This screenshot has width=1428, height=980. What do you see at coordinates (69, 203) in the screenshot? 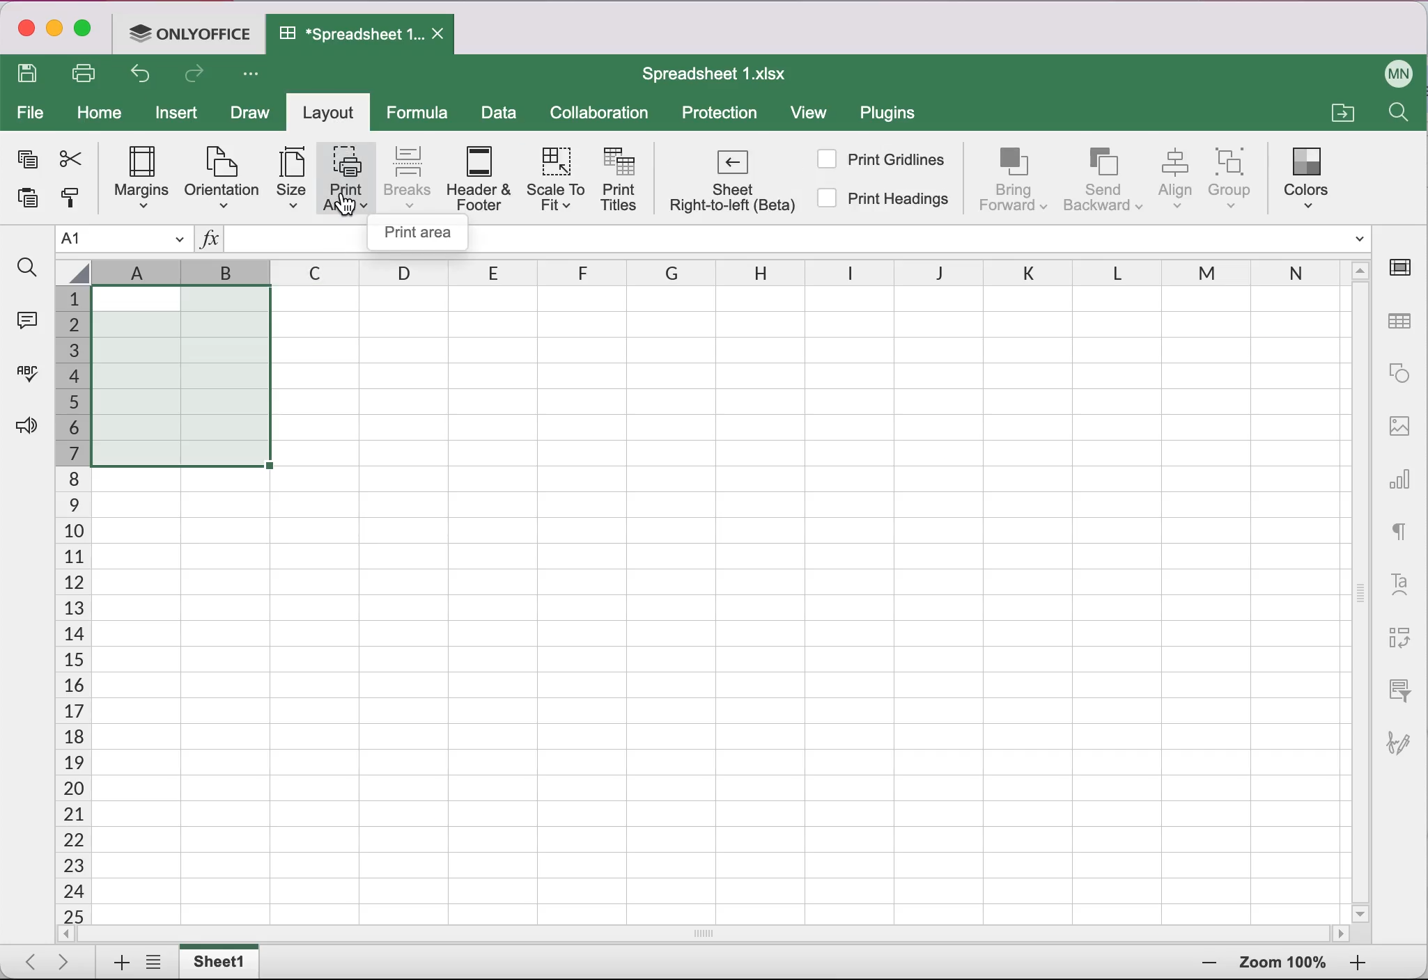
I see `copy style` at bounding box center [69, 203].